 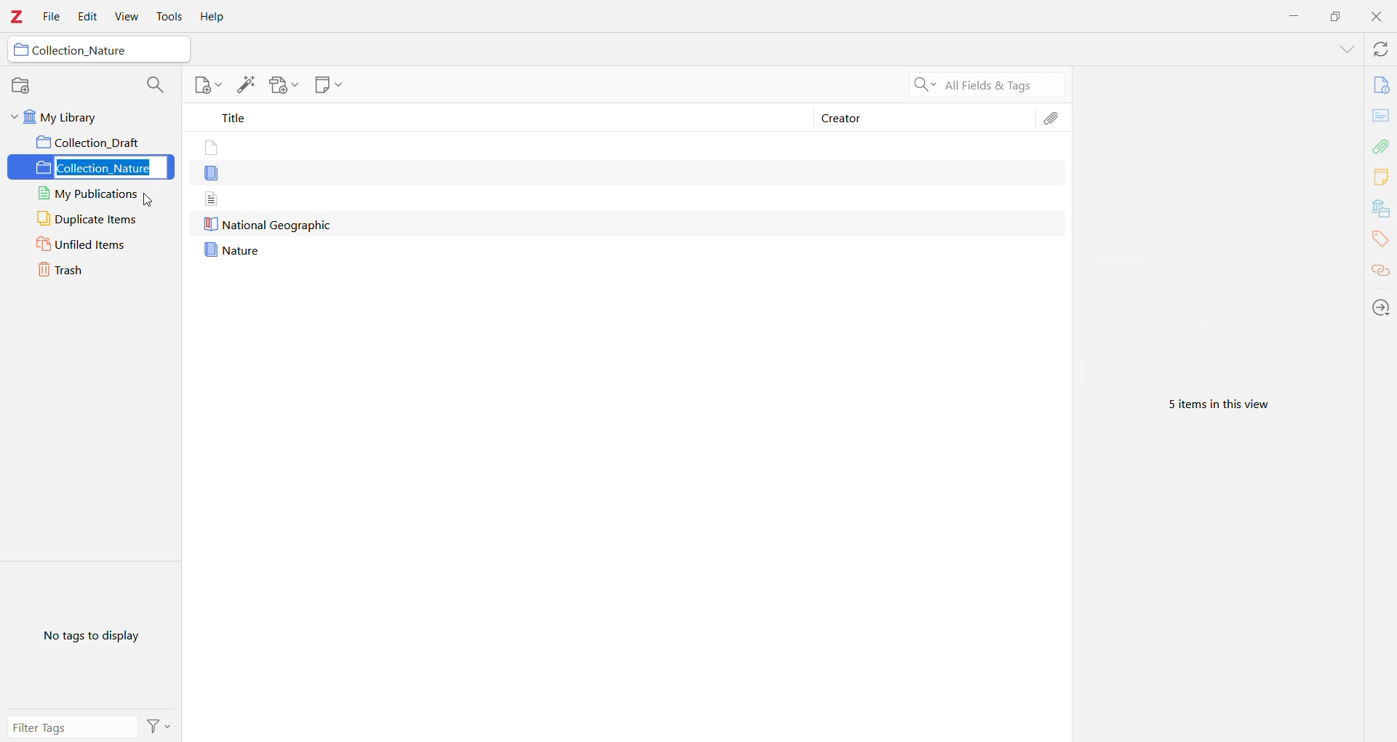 What do you see at coordinates (210, 147) in the screenshot?
I see `files` at bounding box center [210, 147].